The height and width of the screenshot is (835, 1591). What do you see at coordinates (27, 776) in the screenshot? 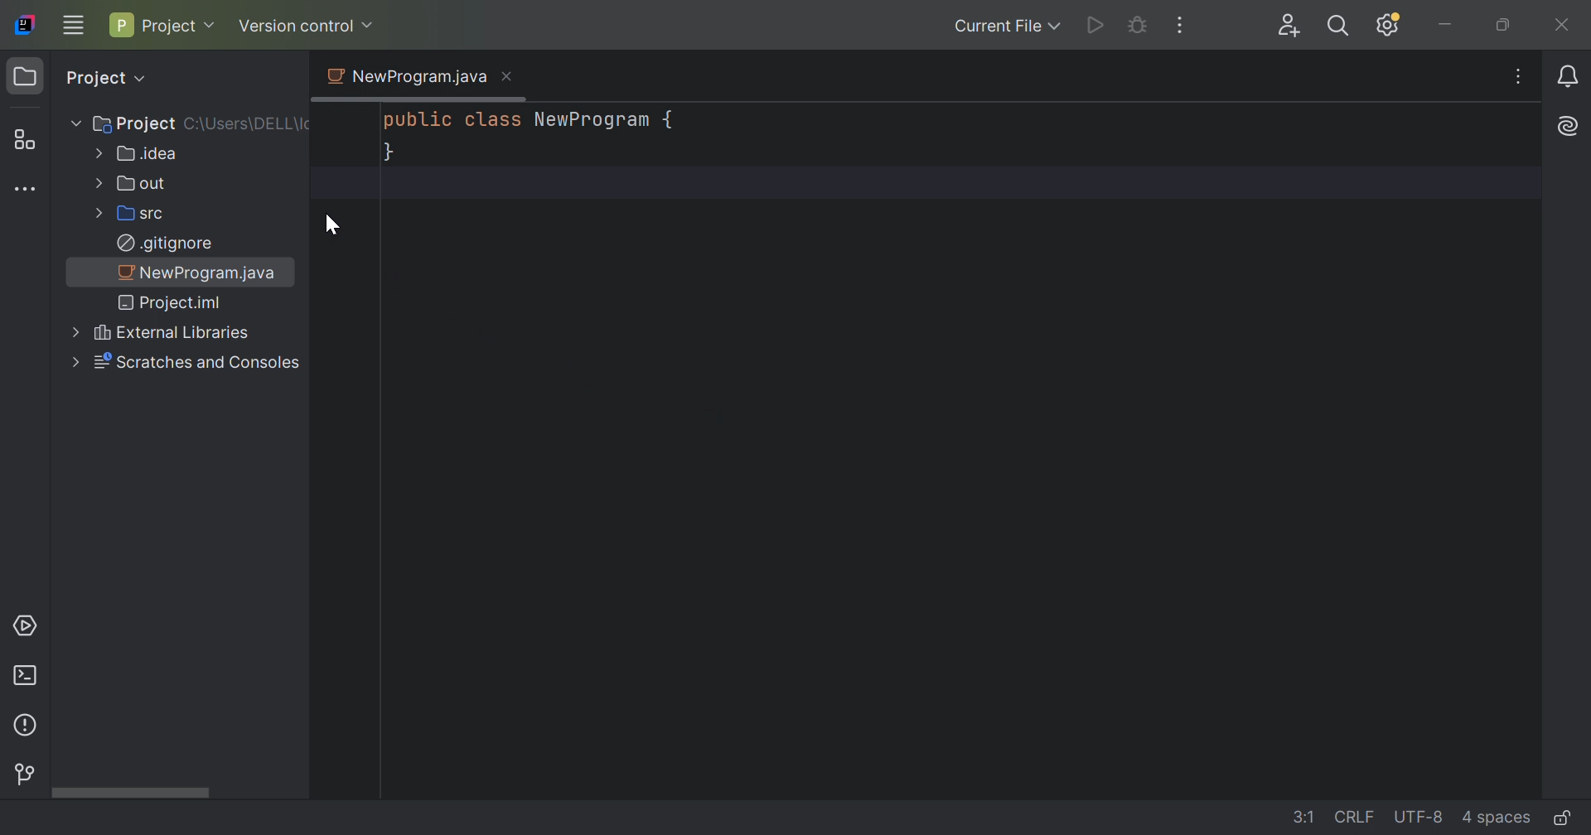
I see `Version control` at bounding box center [27, 776].